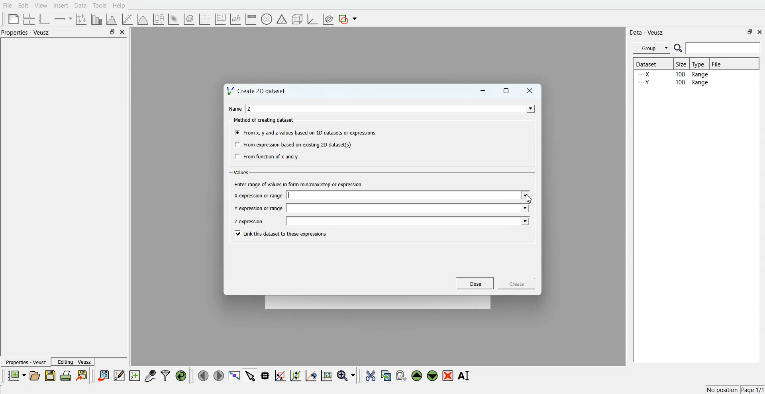  I want to click on MX expression or range, so click(258, 195).